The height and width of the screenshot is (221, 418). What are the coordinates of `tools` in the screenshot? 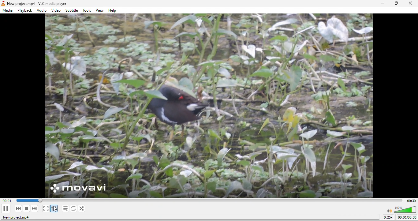 It's located at (88, 11).